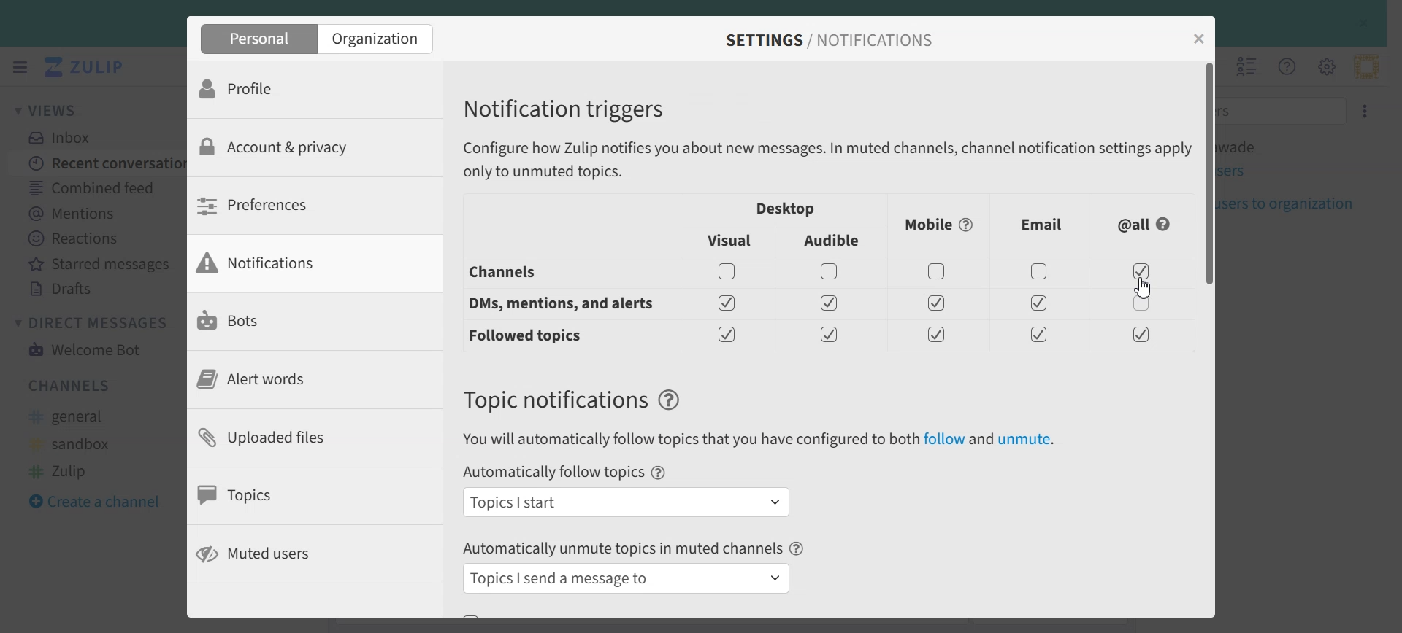 The height and width of the screenshot is (633, 1402). What do you see at coordinates (97, 238) in the screenshot?
I see `Reactions` at bounding box center [97, 238].